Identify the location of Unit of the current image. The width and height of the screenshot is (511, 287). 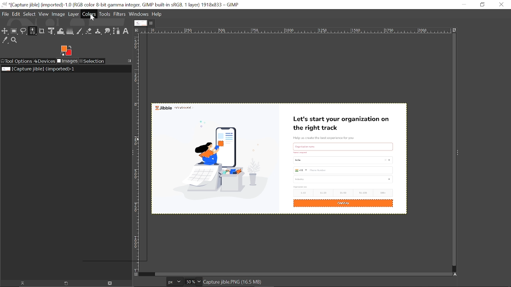
(175, 281).